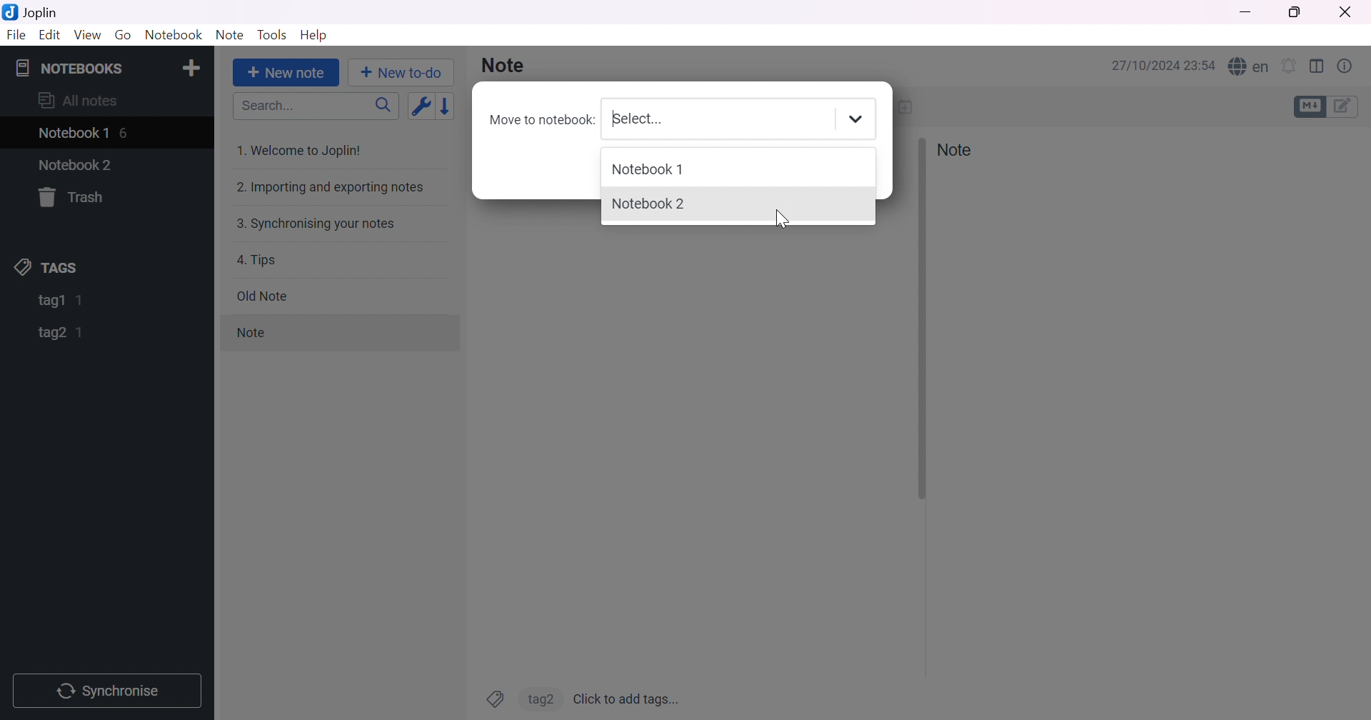  I want to click on +New to-do, so click(406, 74).